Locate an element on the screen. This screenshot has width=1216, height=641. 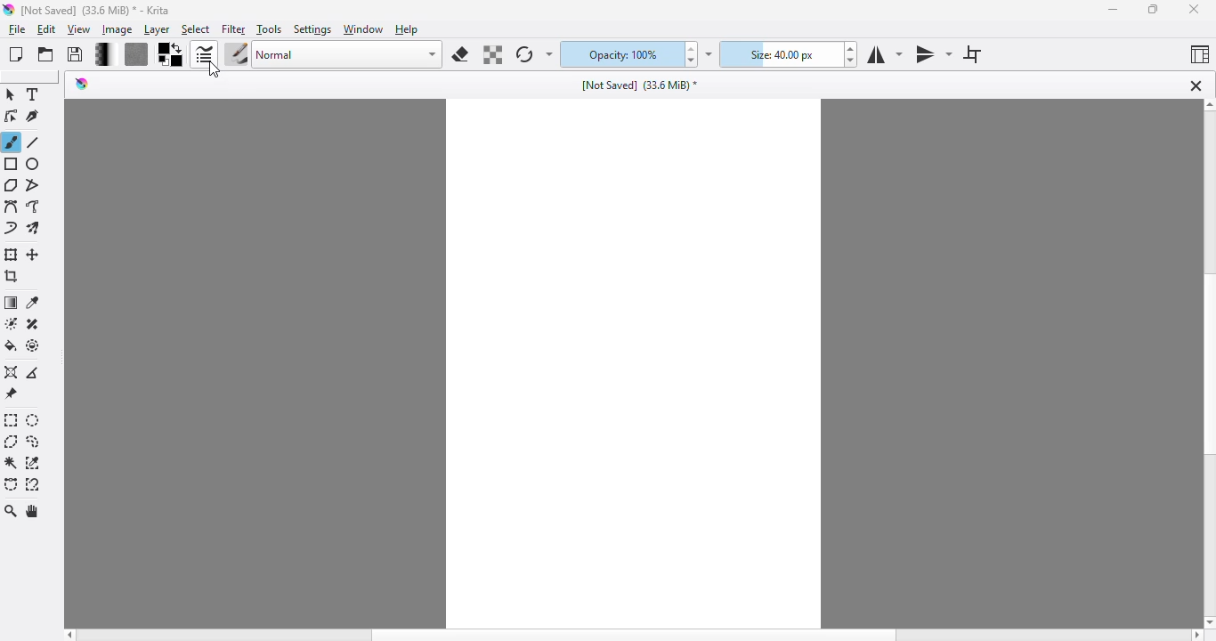
fill gradients is located at coordinates (105, 55).